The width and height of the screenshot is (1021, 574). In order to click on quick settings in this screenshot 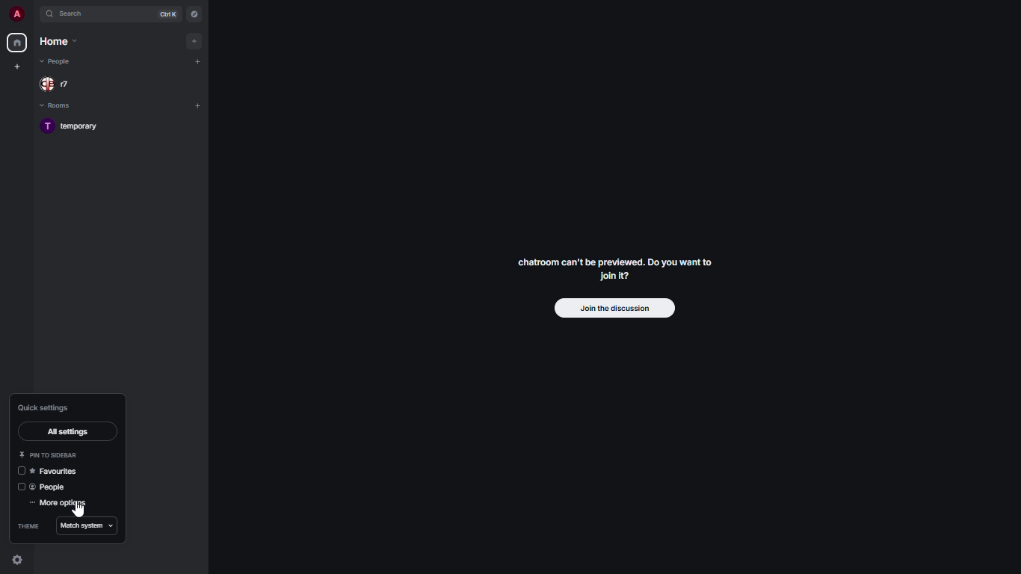, I will do `click(18, 560)`.